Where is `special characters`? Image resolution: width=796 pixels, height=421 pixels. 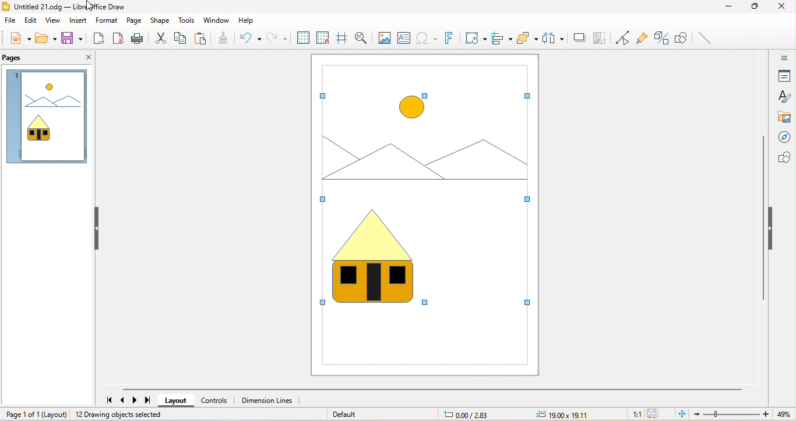 special characters is located at coordinates (427, 38).